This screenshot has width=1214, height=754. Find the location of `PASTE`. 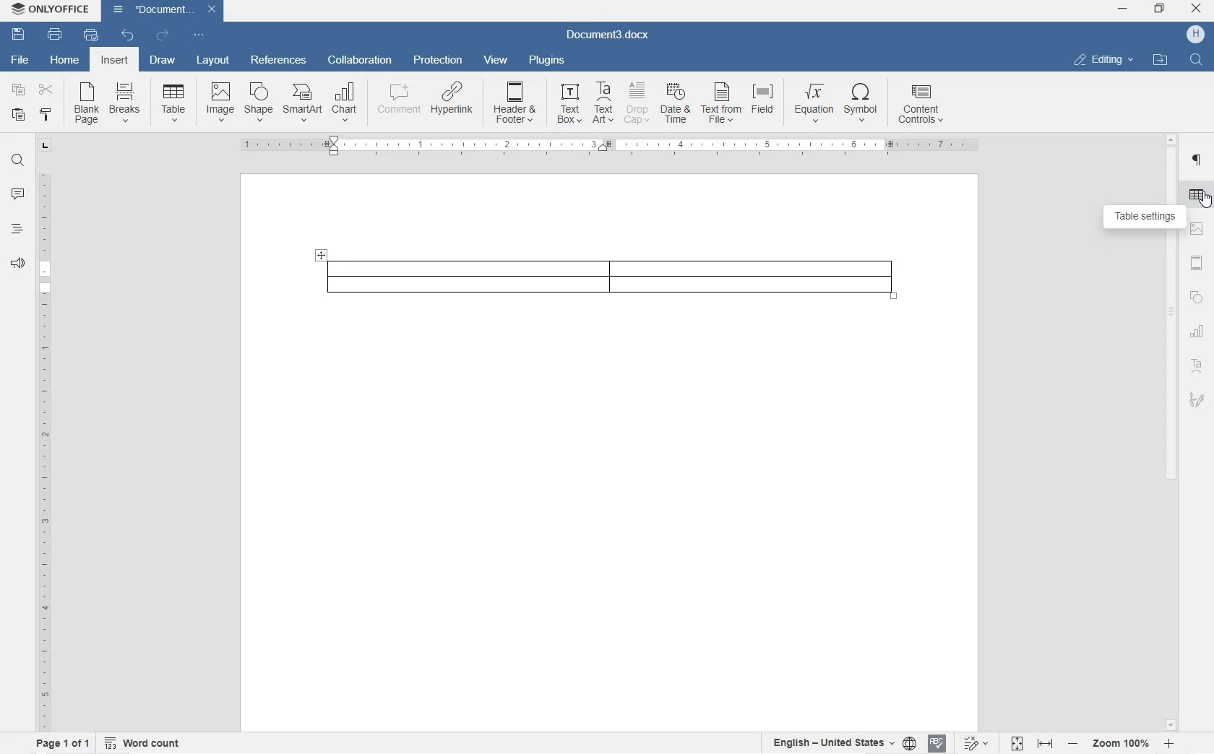

PASTE is located at coordinates (22, 116).